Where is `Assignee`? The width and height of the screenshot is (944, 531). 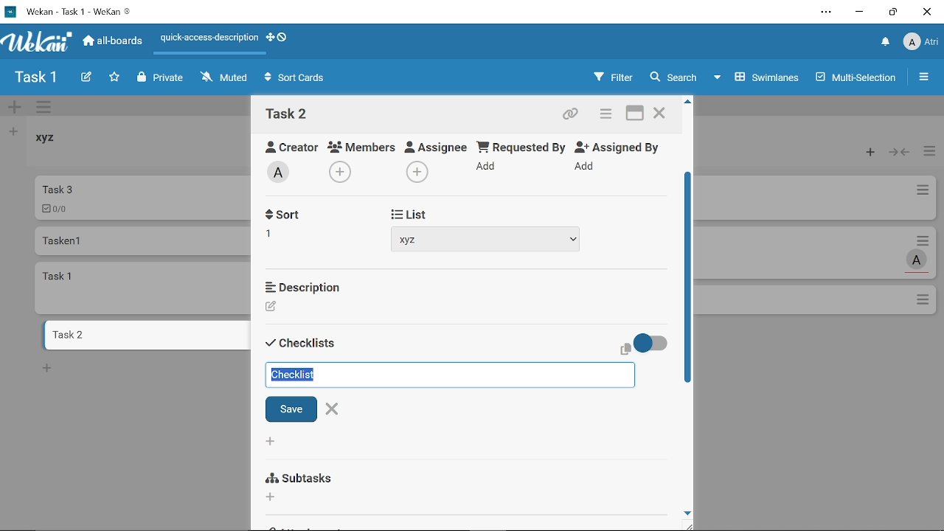
Assignee is located at coordinates (437, 145).